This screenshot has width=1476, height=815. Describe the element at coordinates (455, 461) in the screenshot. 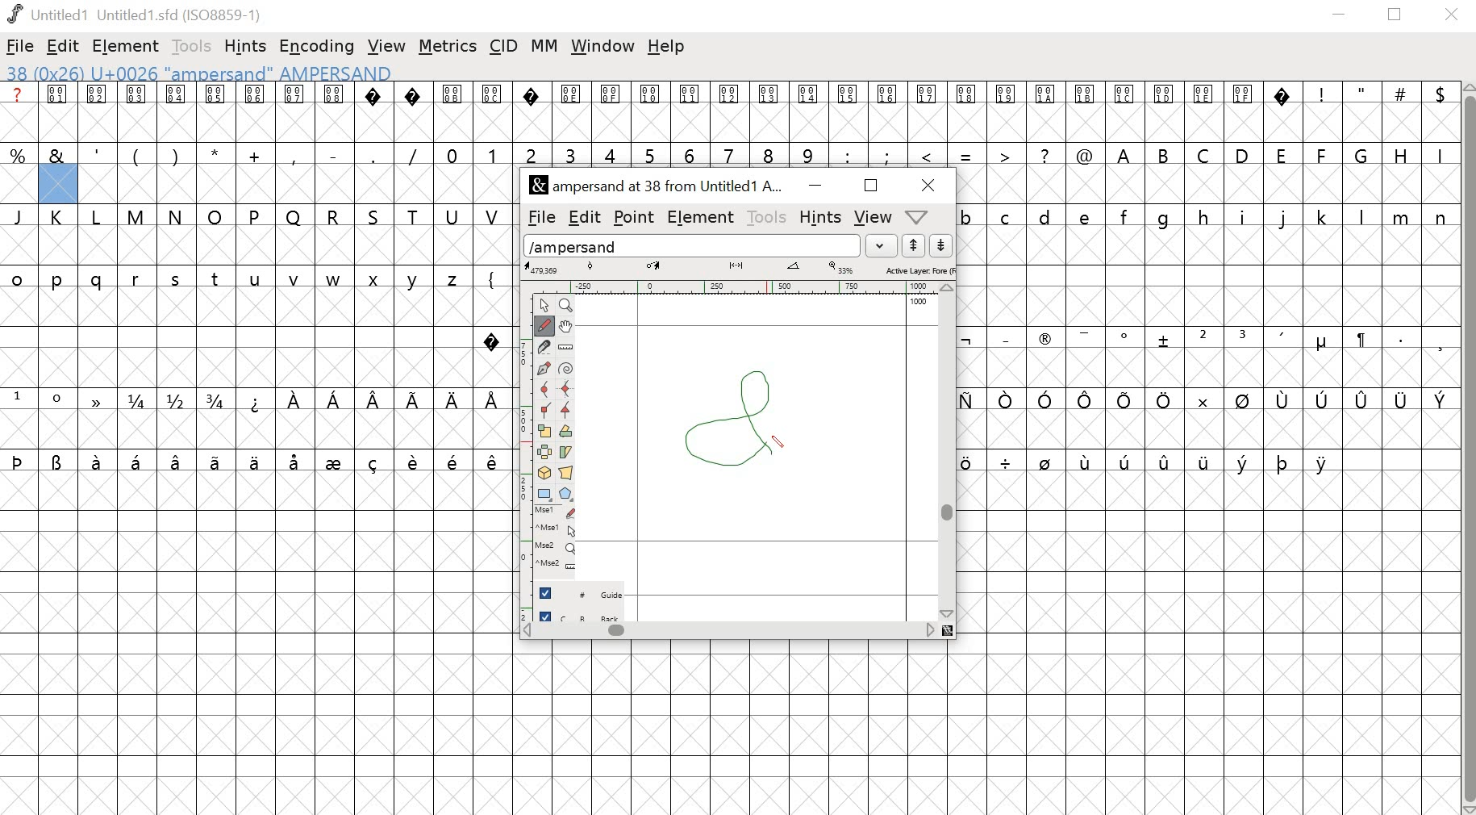

I see `symbol` at that location.